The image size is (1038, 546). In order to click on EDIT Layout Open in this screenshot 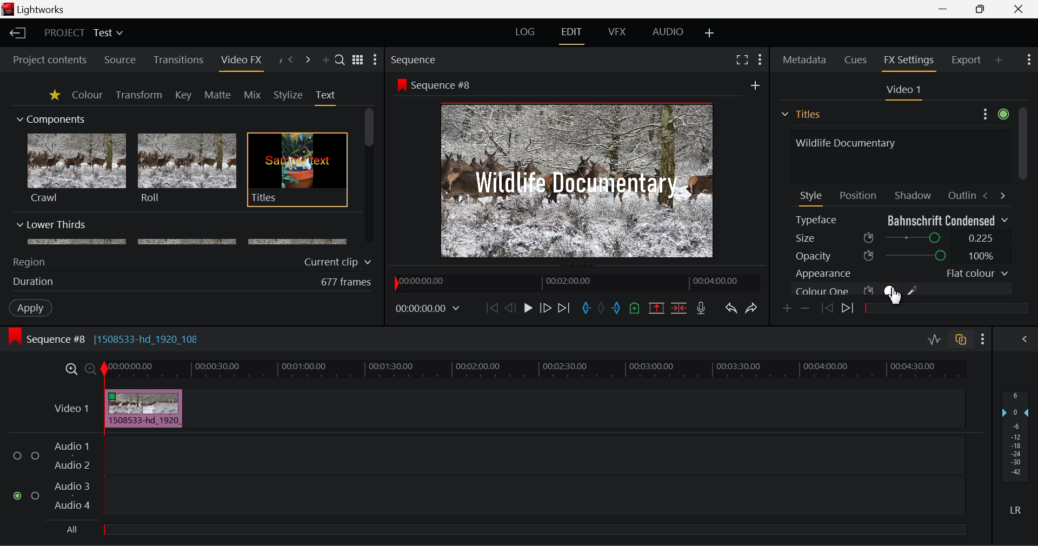, I will do `click(574, 36)`.